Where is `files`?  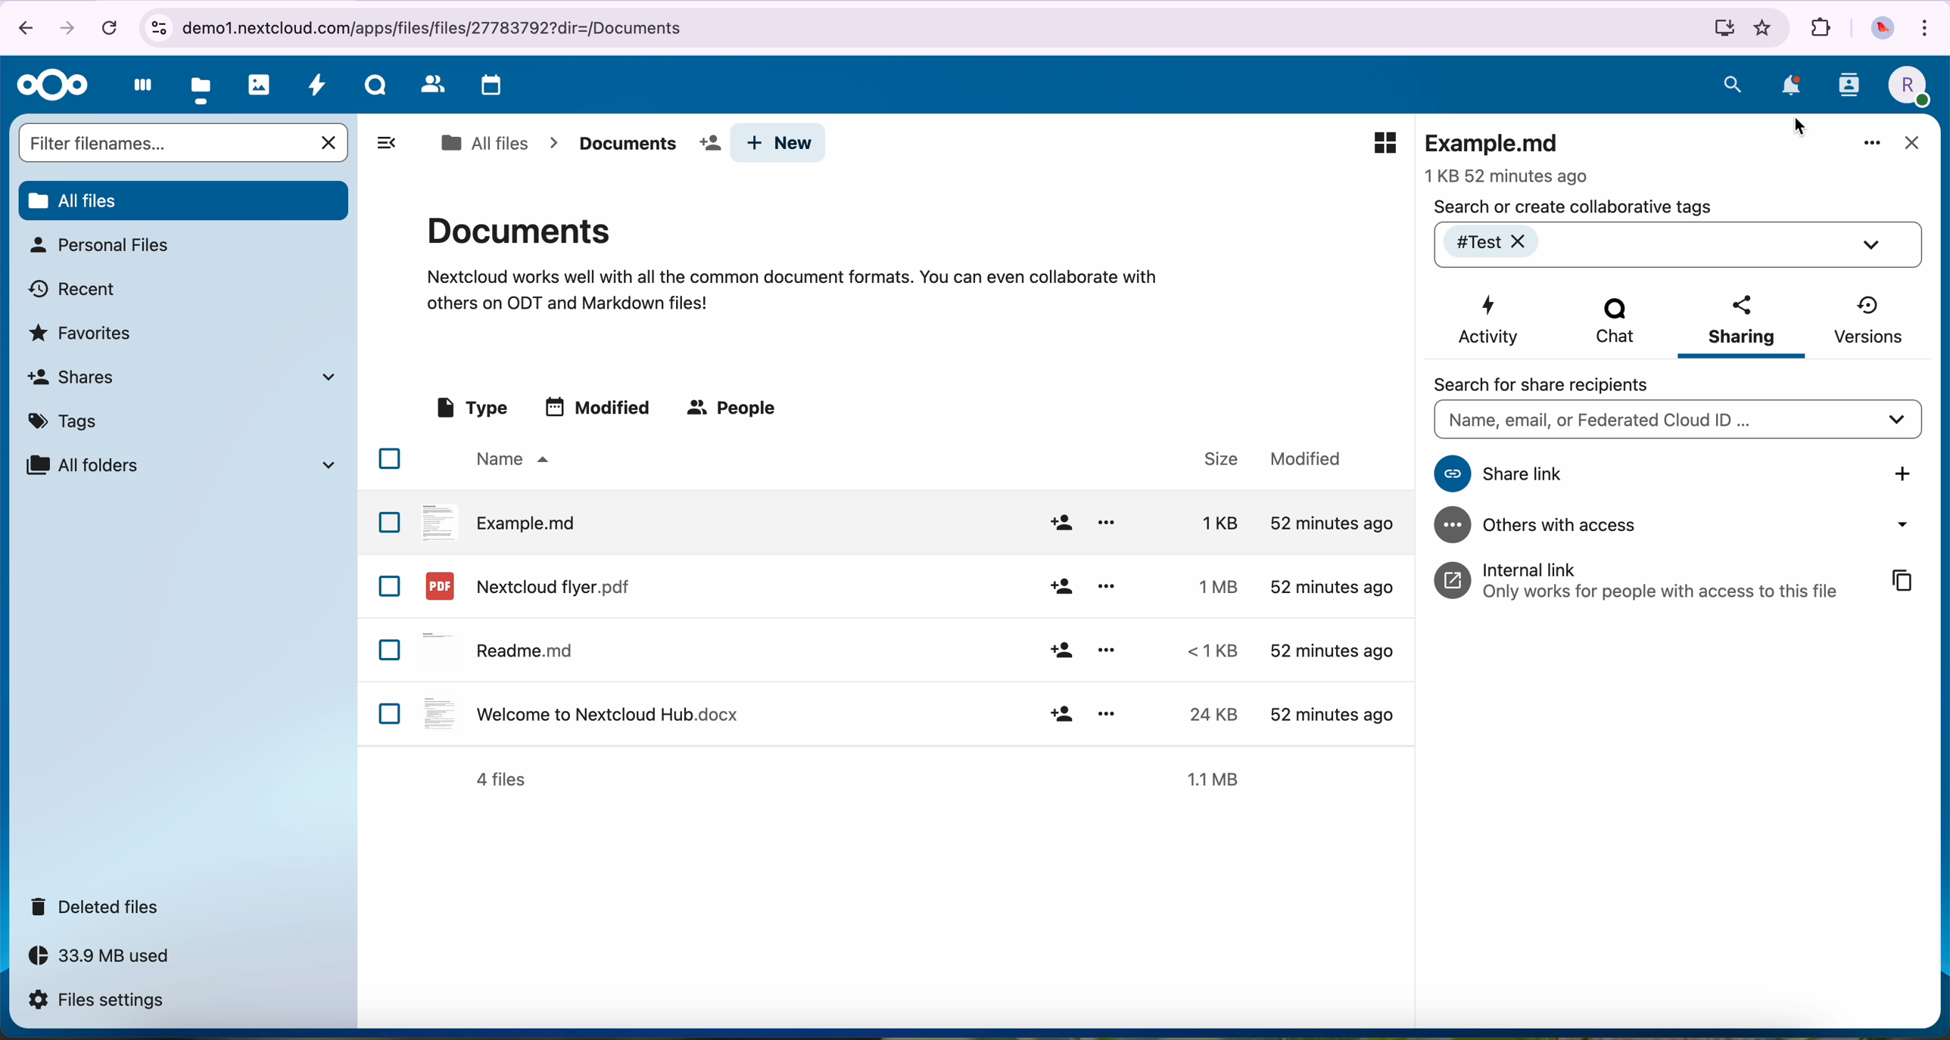 files is located at coordinates (202, 87).